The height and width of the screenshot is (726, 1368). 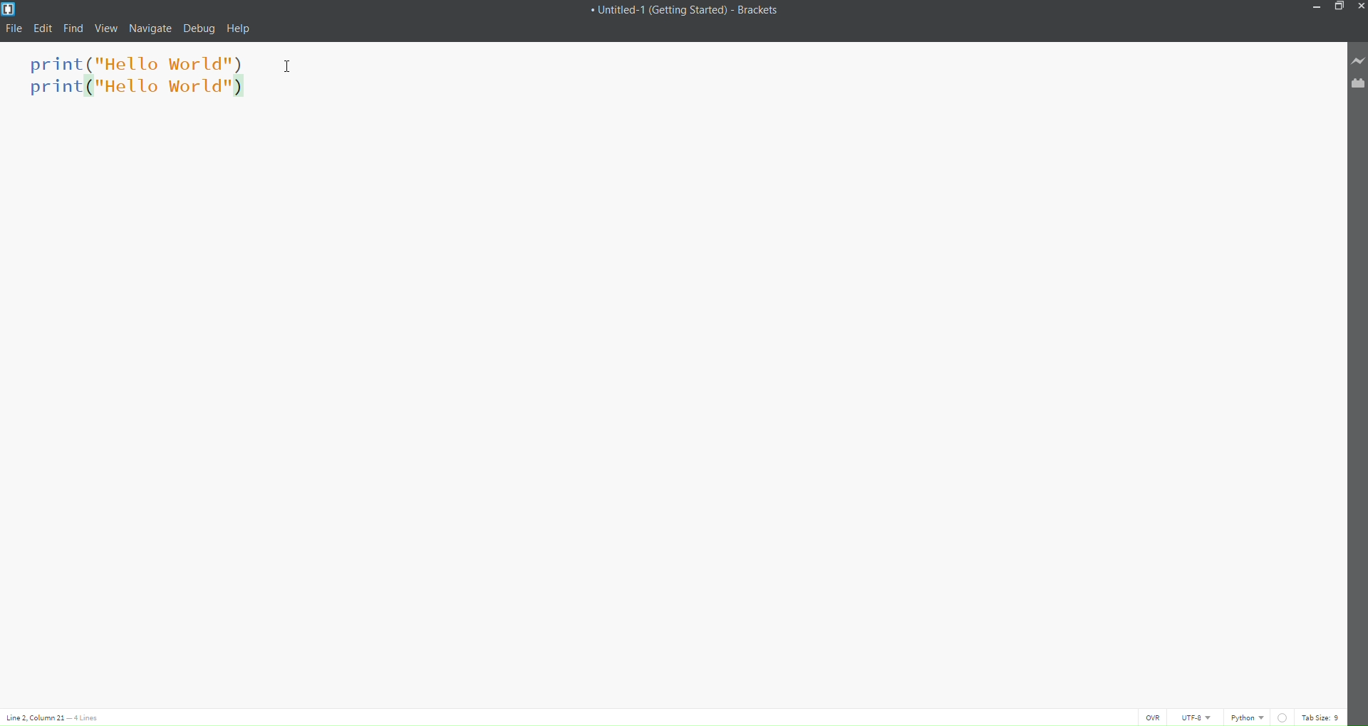 I want to click on cursor, so click(x=291, y=67).